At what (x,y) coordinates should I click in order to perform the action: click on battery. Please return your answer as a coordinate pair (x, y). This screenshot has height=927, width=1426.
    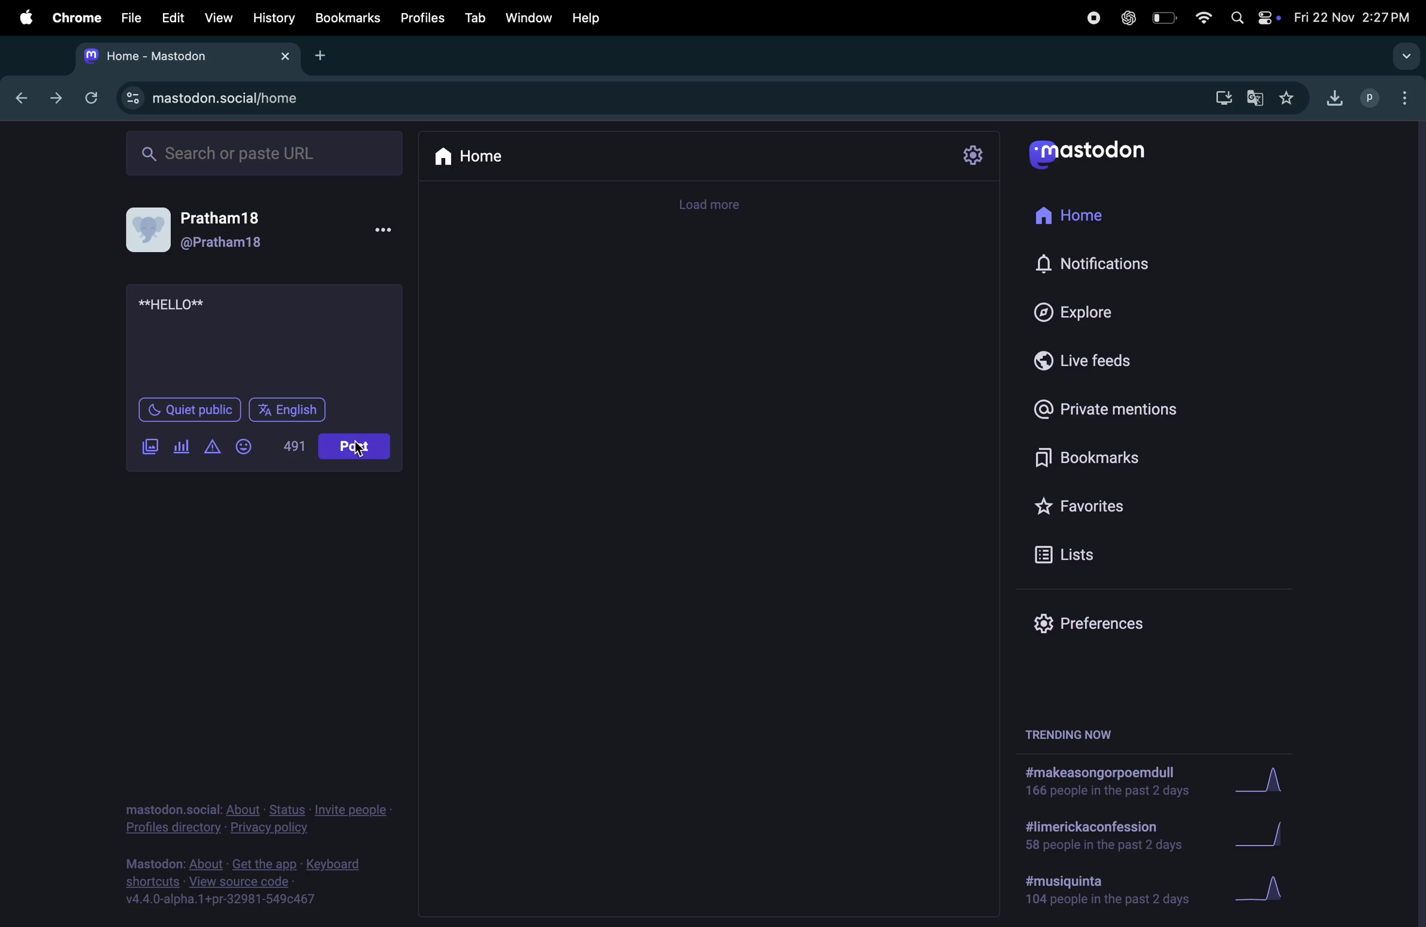
    Looking at the image, I should click on (1167, 19).